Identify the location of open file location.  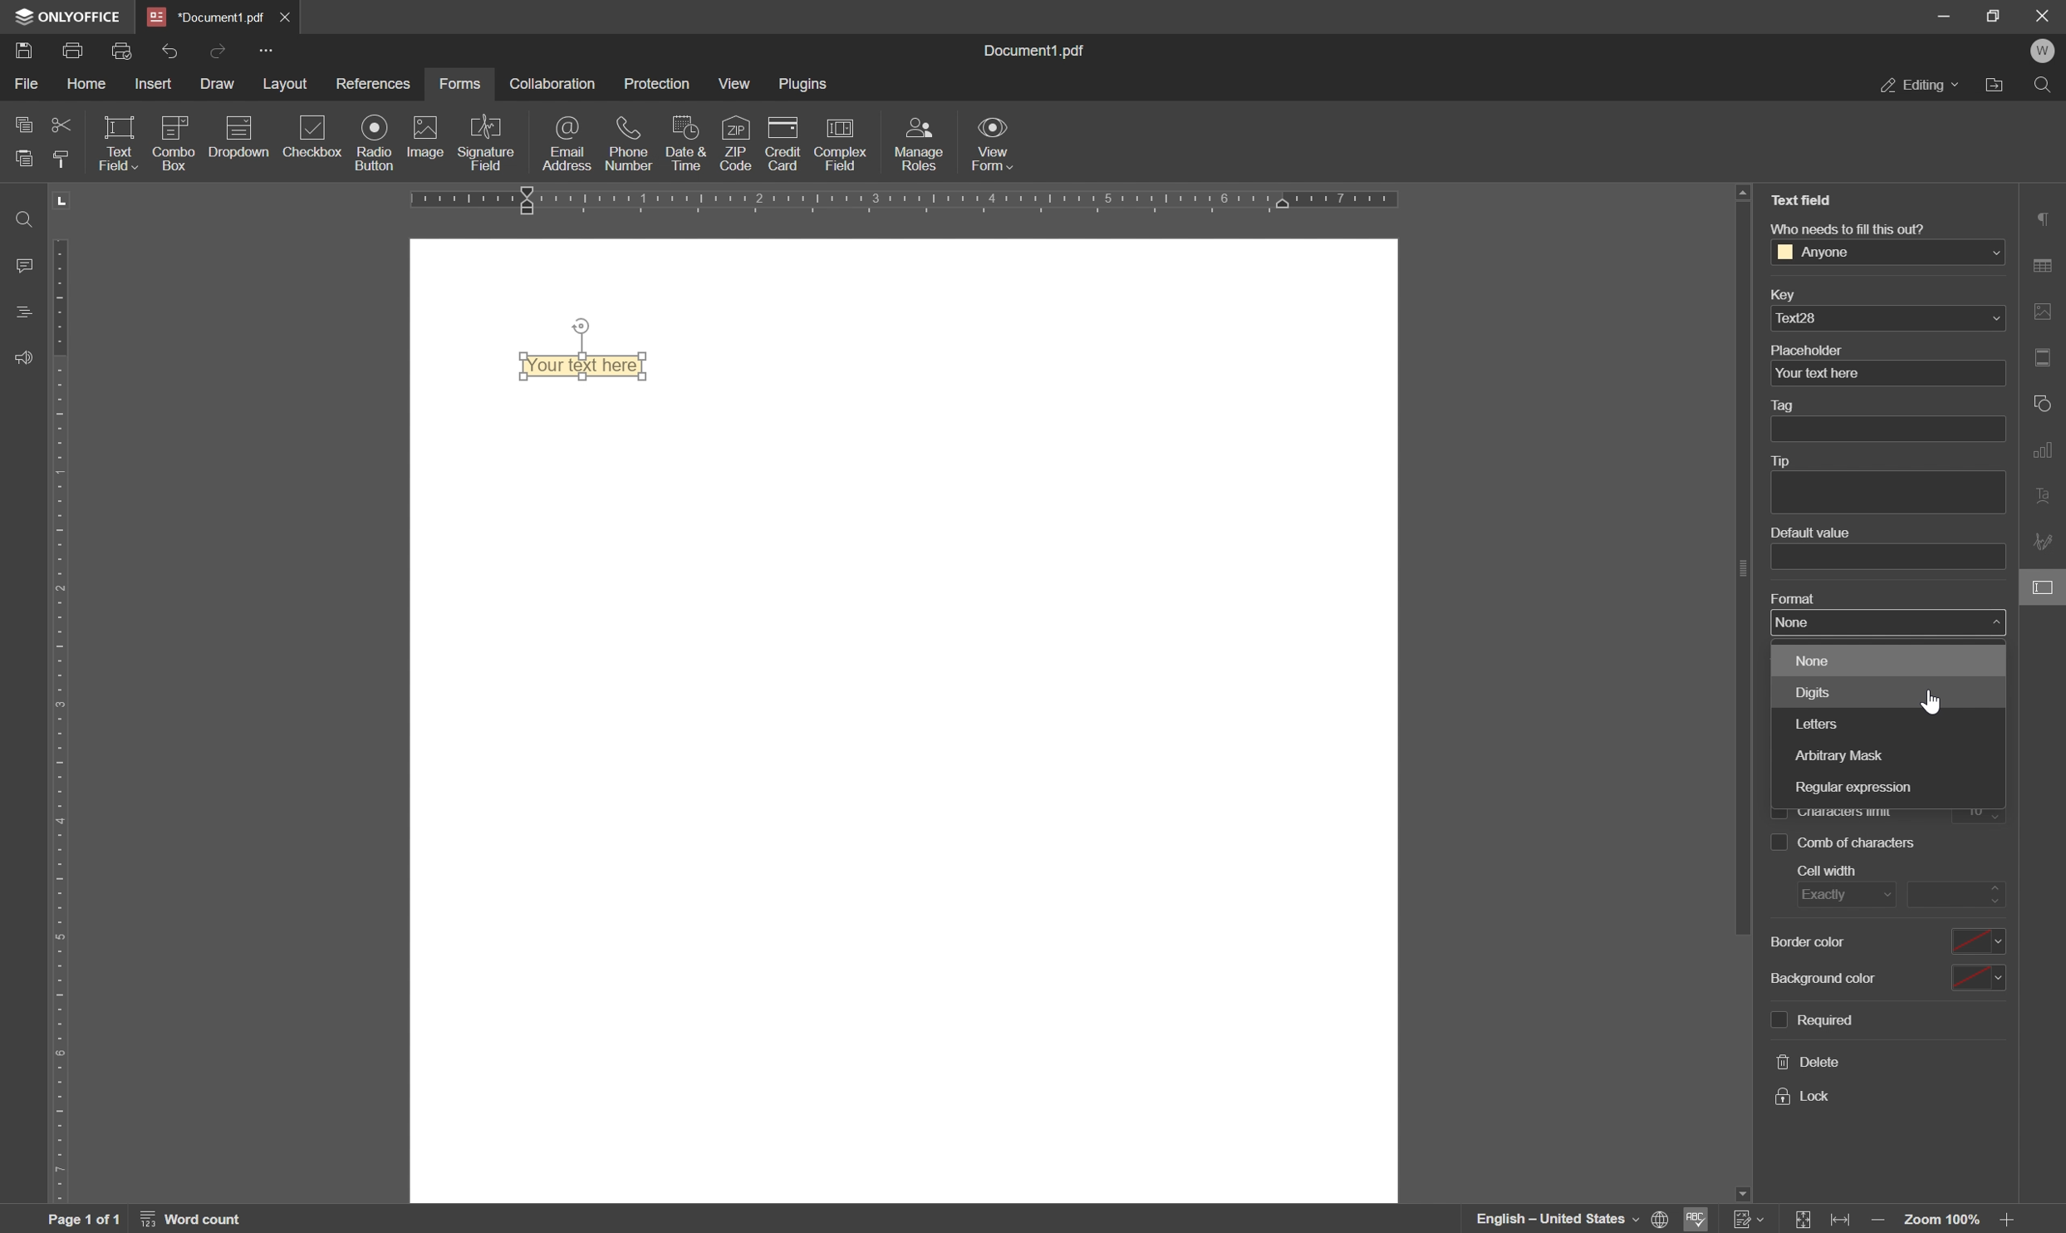
(1995, 86).